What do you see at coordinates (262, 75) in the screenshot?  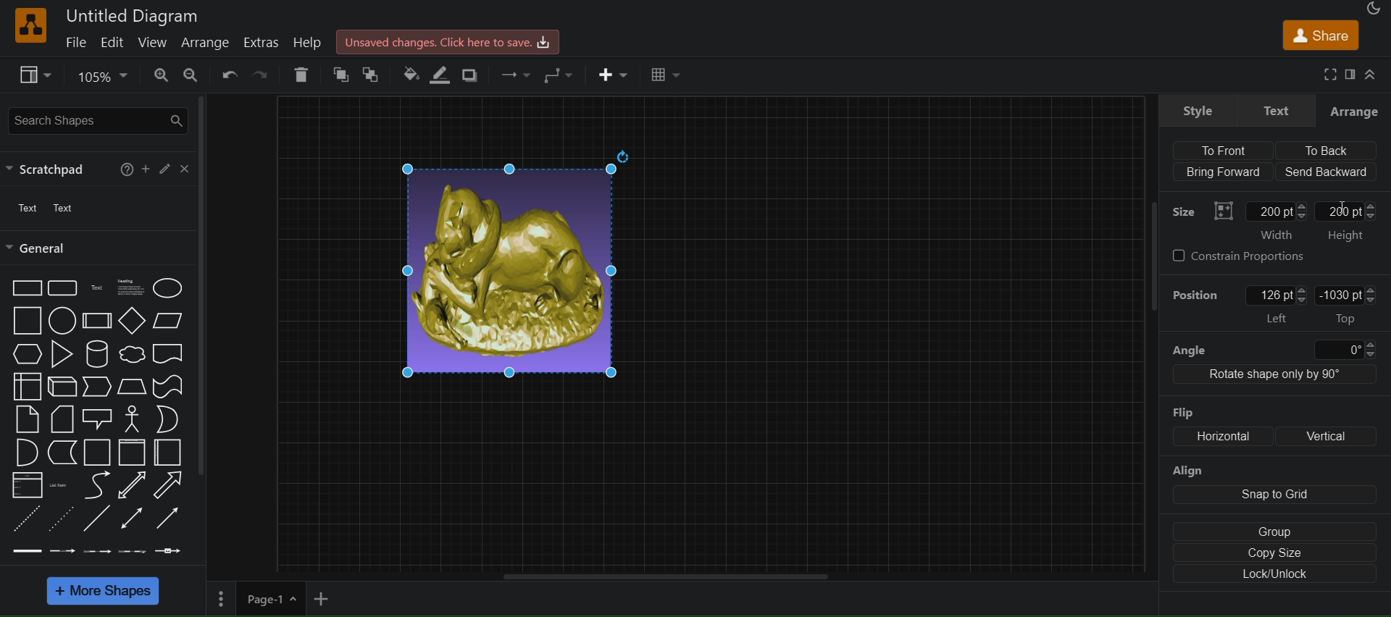 I see `redo` at bounding box center [262, 75].